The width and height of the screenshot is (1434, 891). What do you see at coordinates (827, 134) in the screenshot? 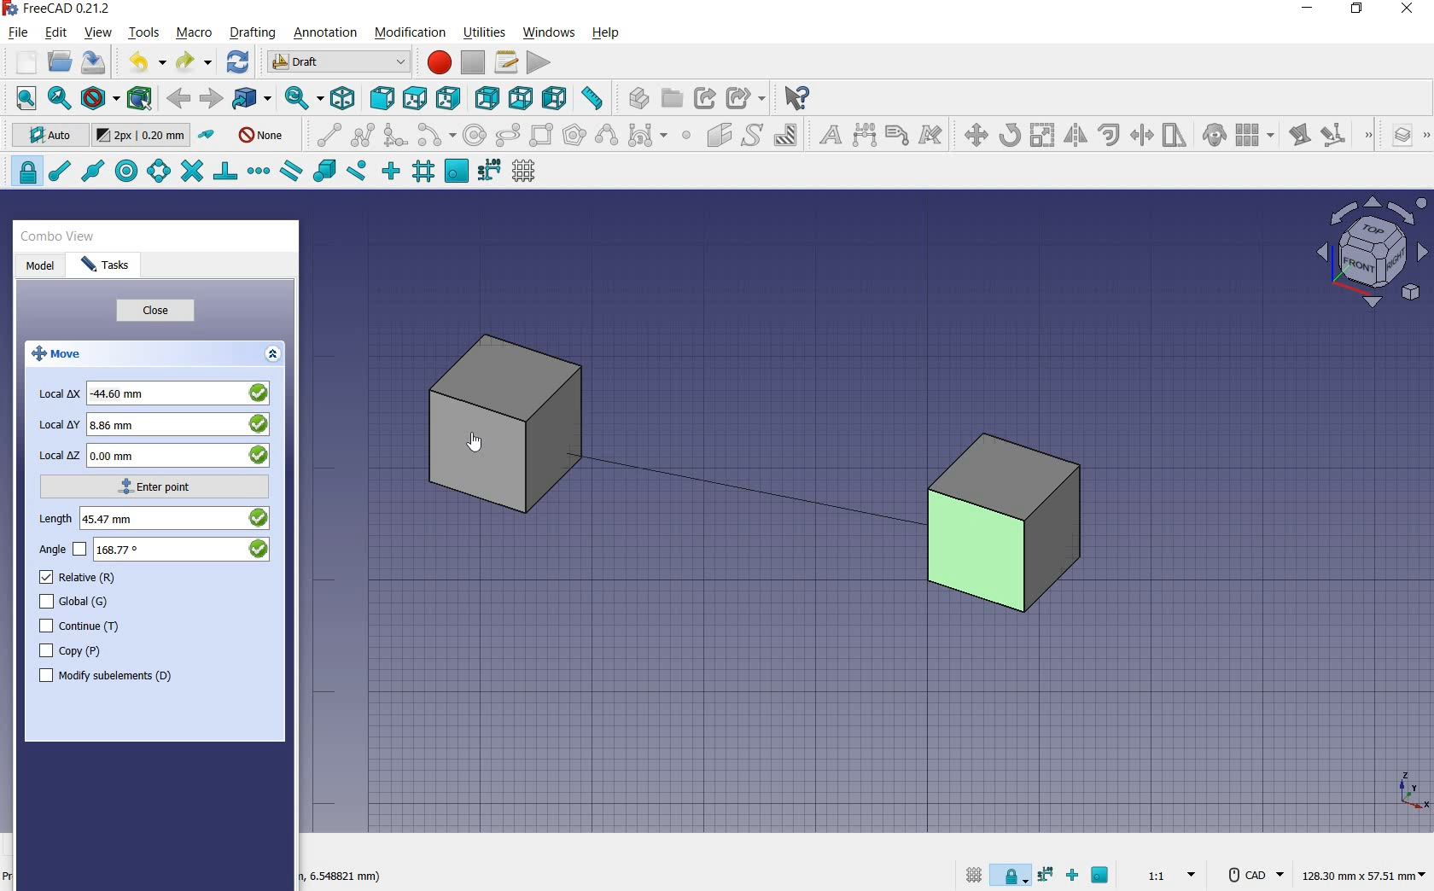
I see `text` at bounding box center [827, 134].